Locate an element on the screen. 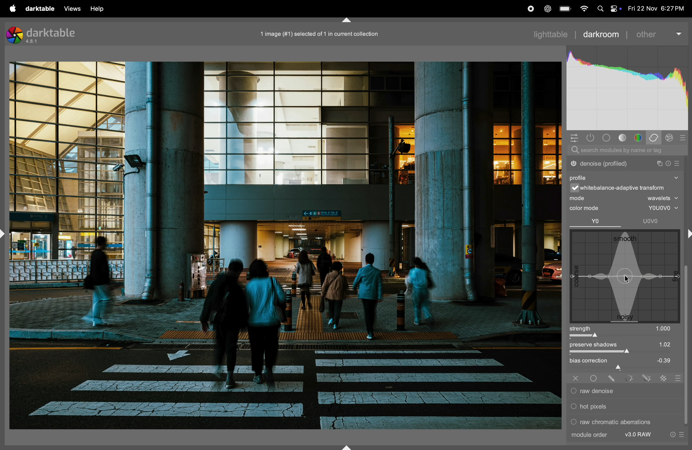  show is located at coordinates (676, 178).